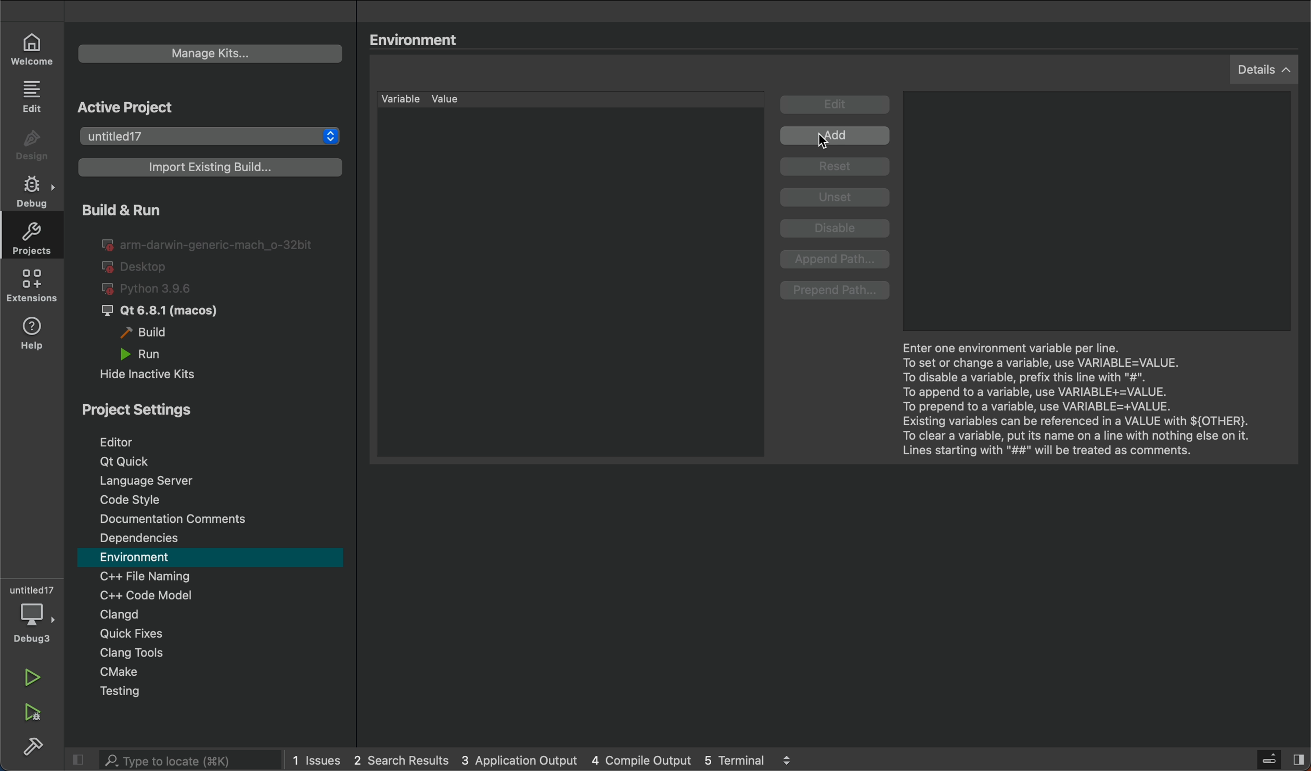  I want to click on design, so click(35, 146).